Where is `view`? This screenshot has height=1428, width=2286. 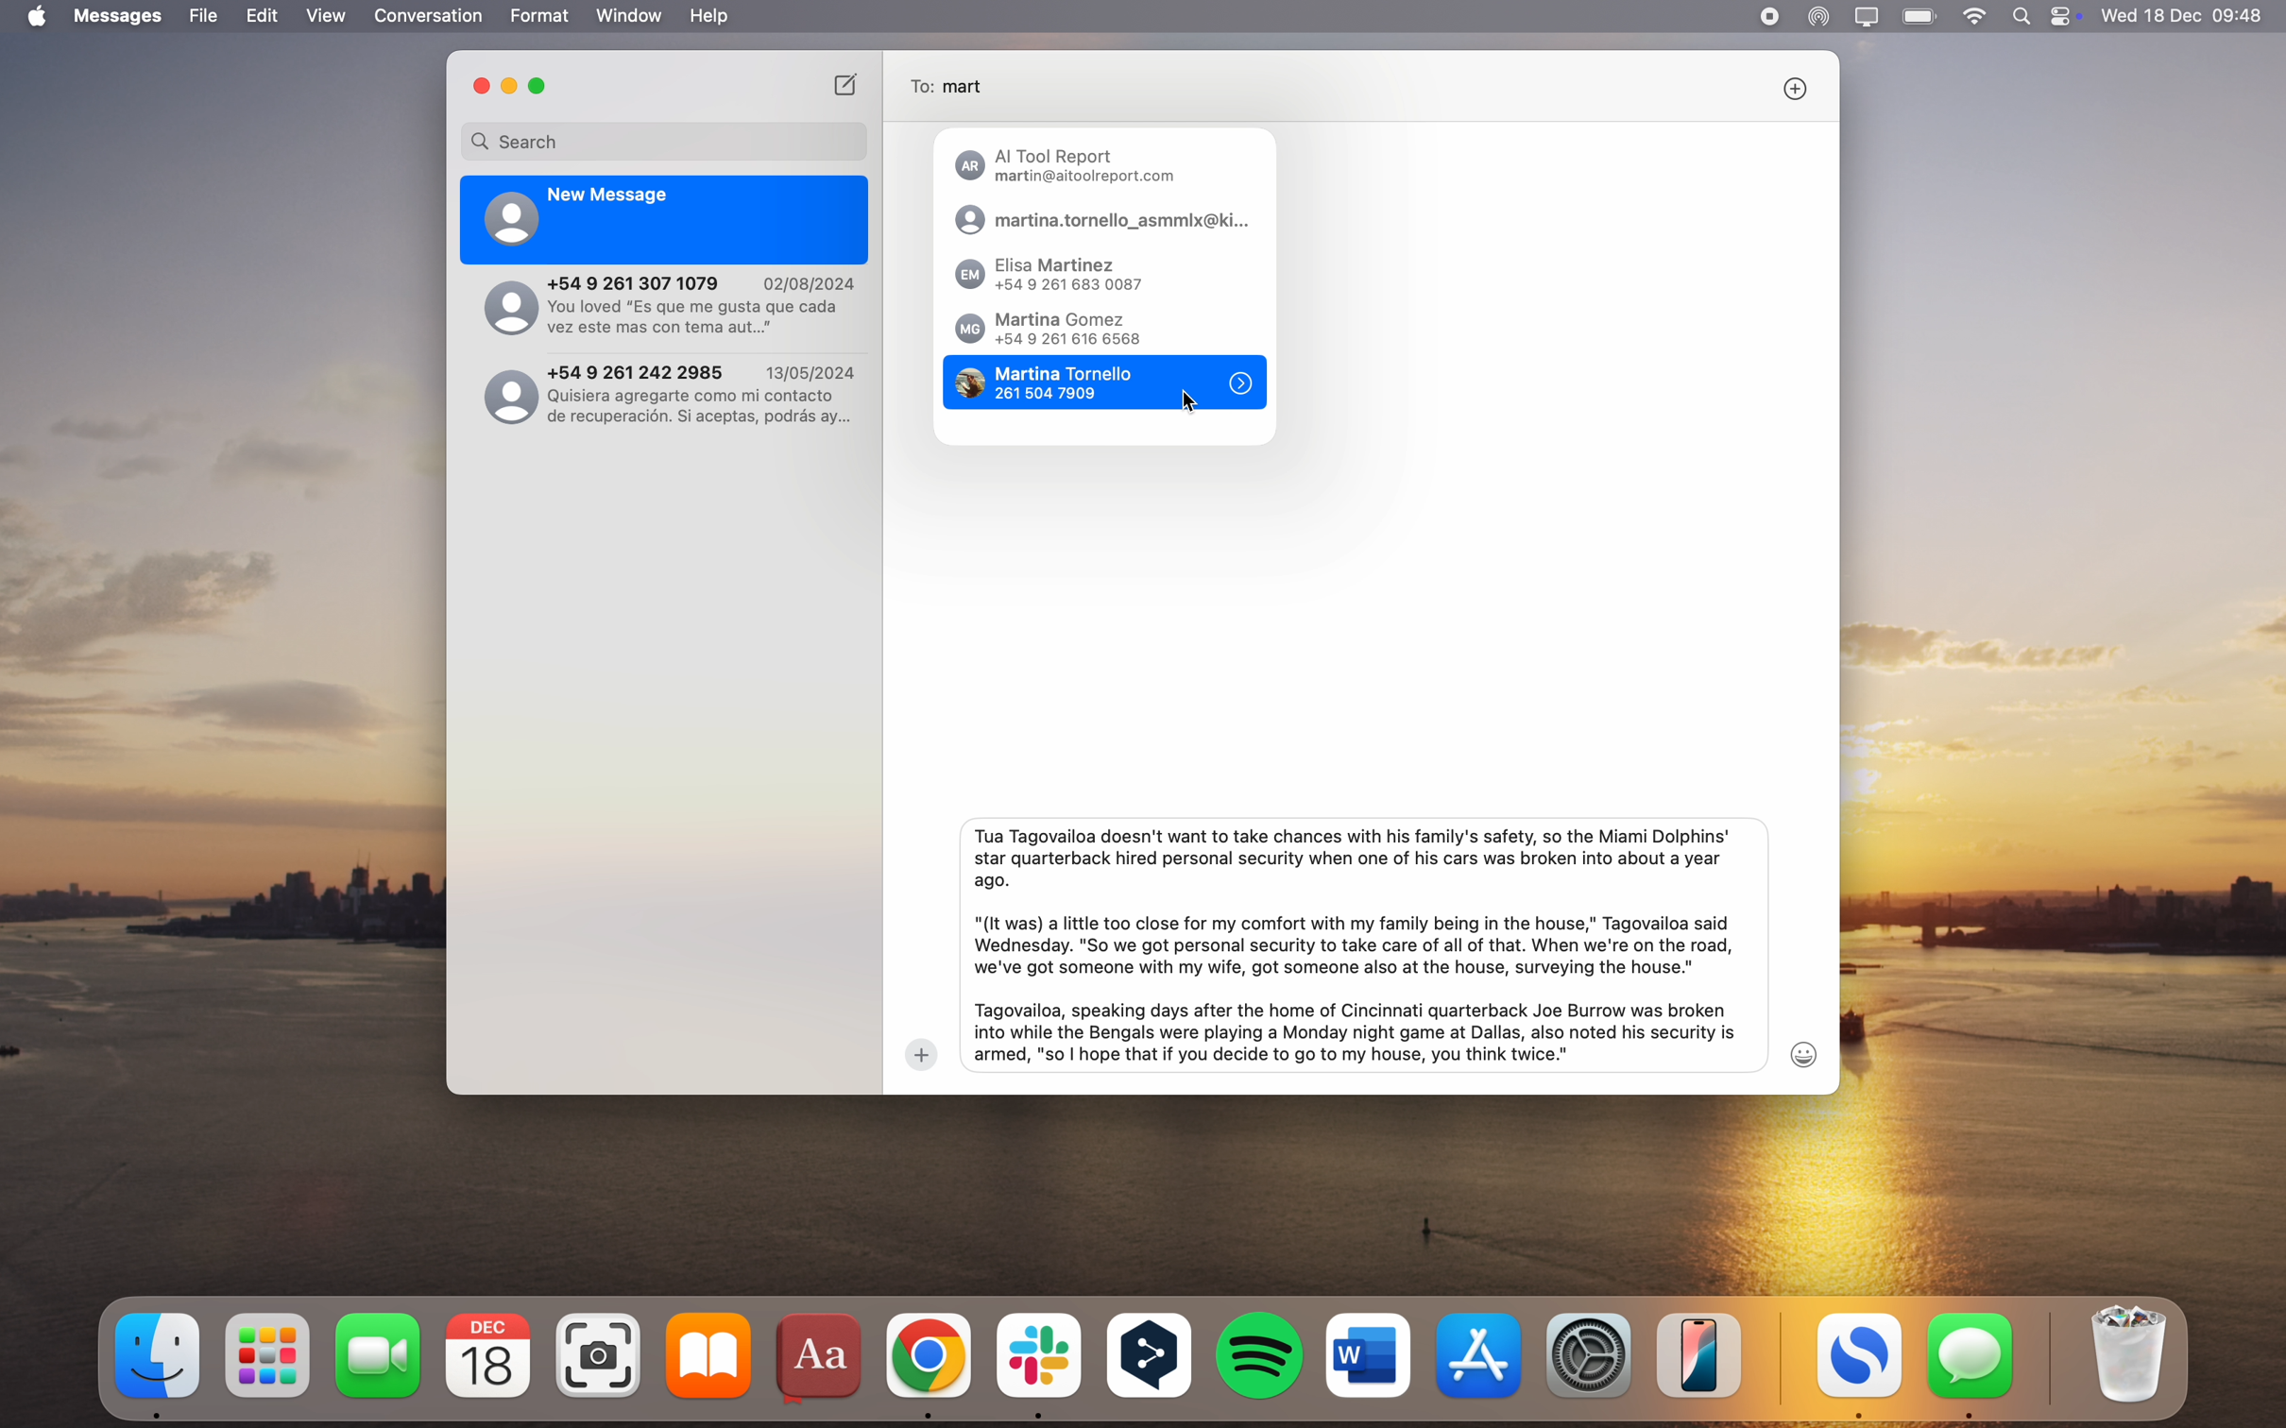 view is located at coordinates (326, 16).